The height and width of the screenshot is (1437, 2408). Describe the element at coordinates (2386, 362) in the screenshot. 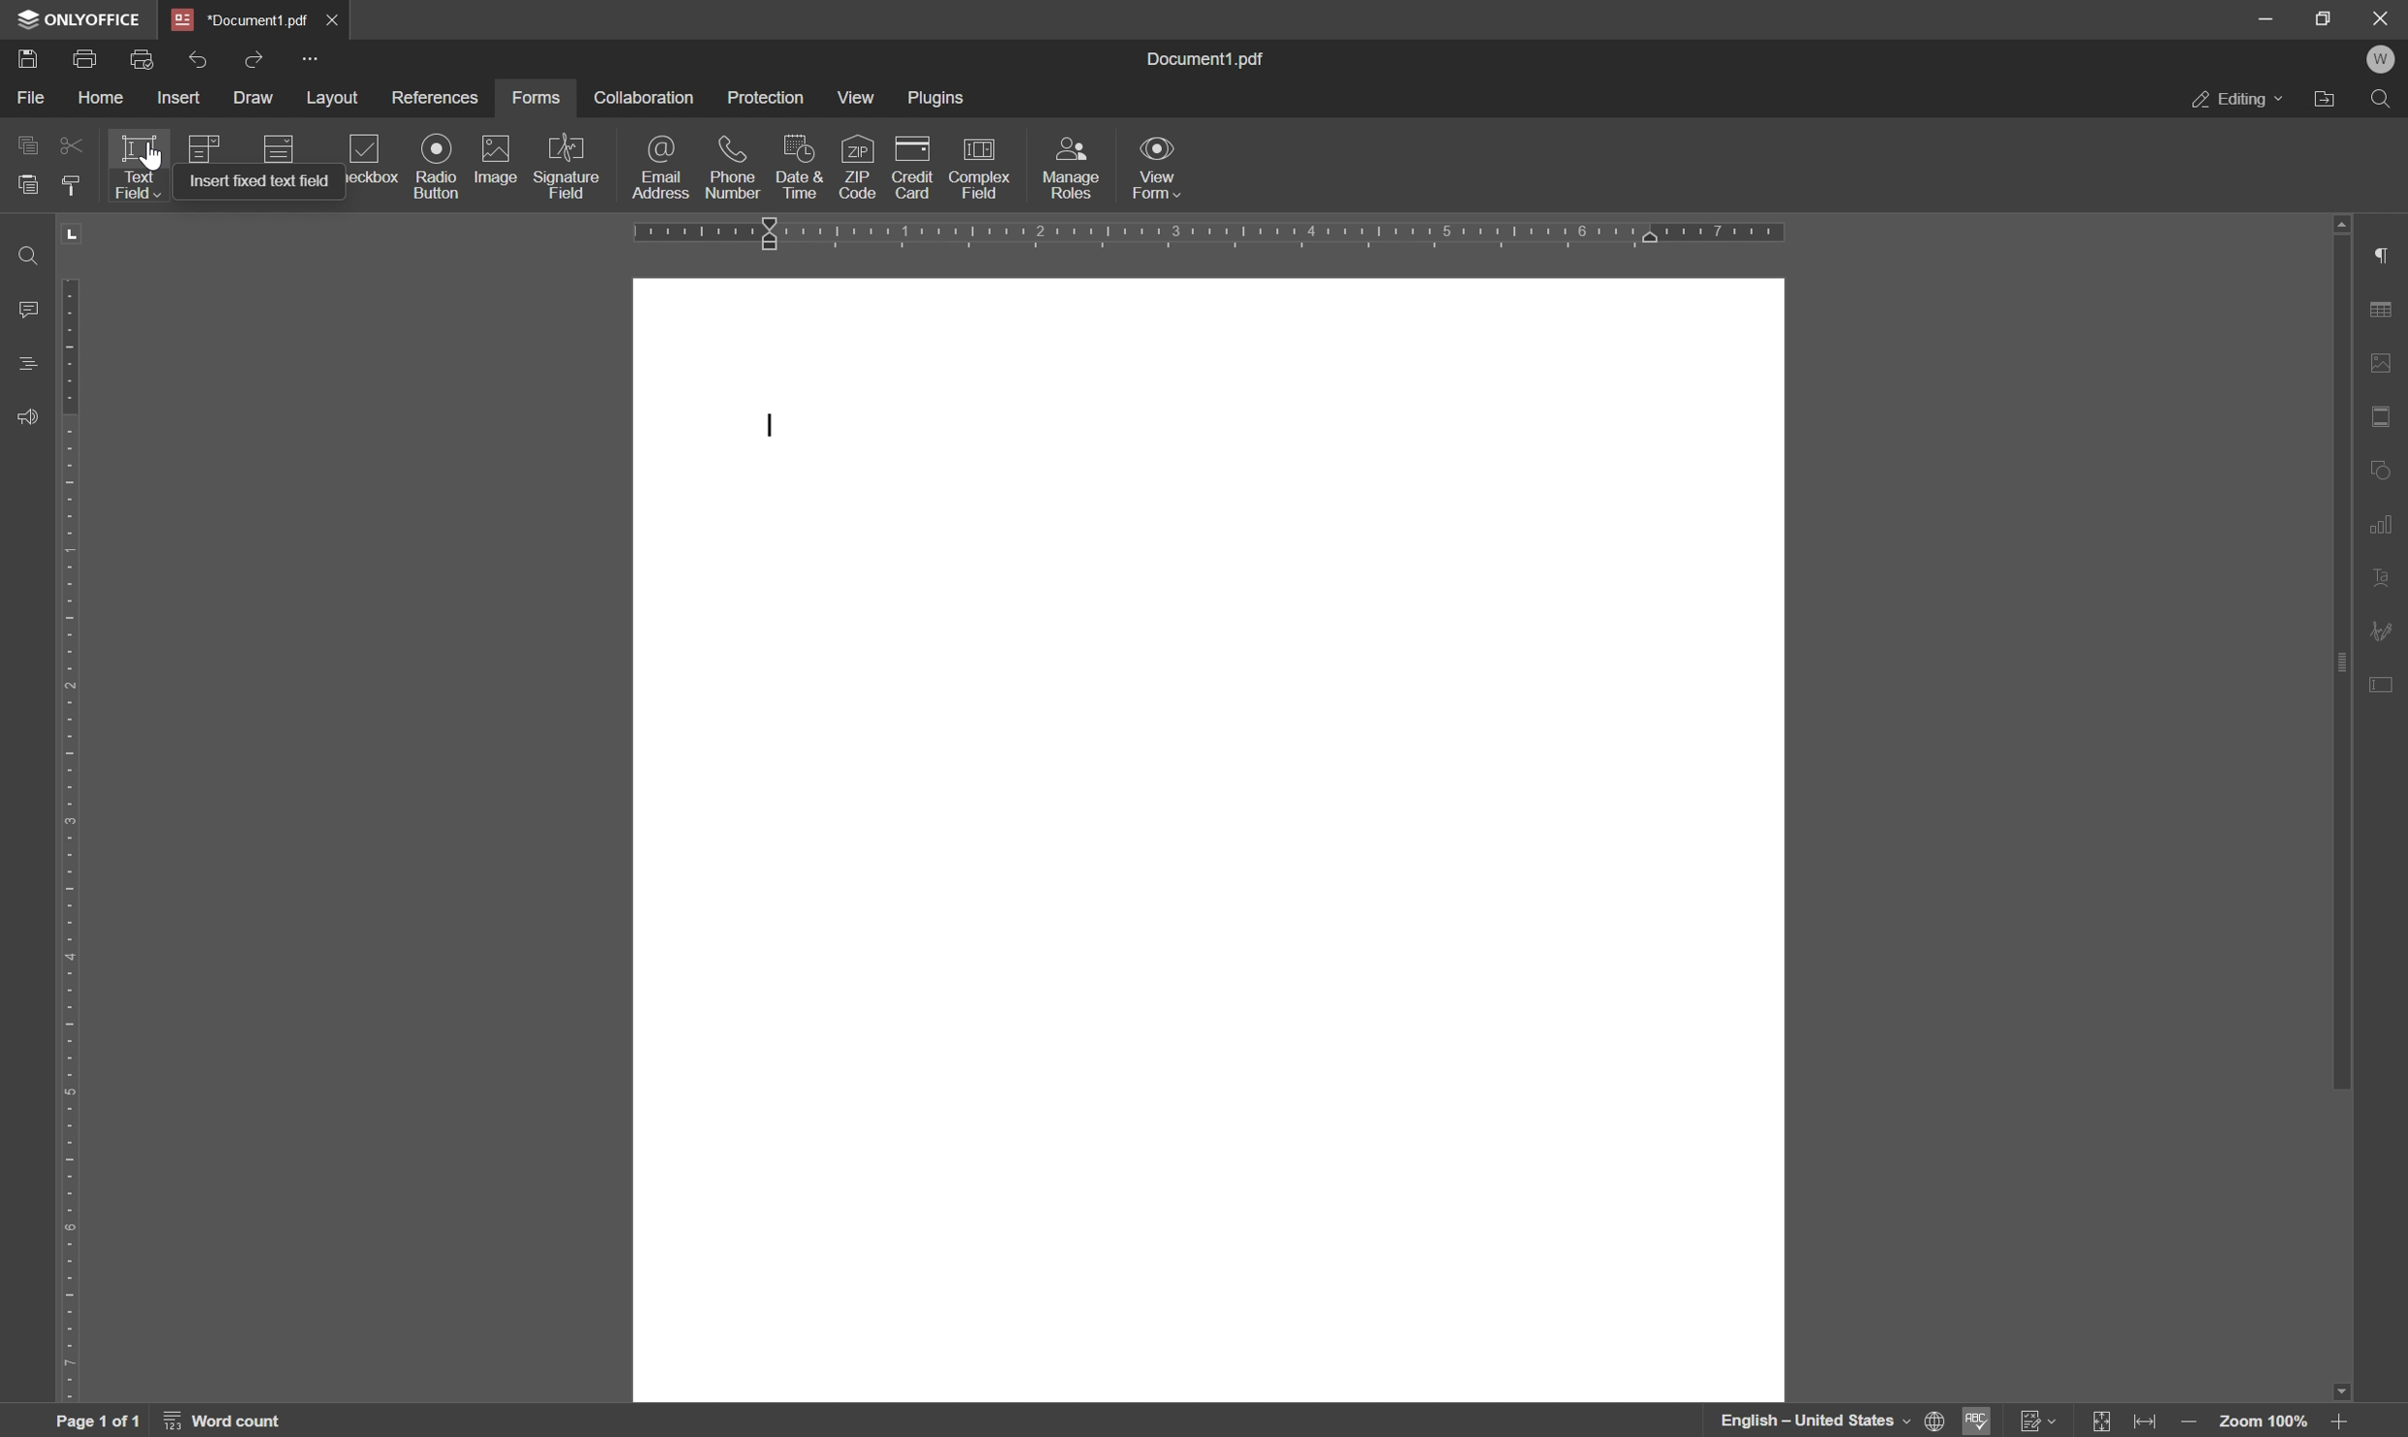

I see `image settings` at that location.